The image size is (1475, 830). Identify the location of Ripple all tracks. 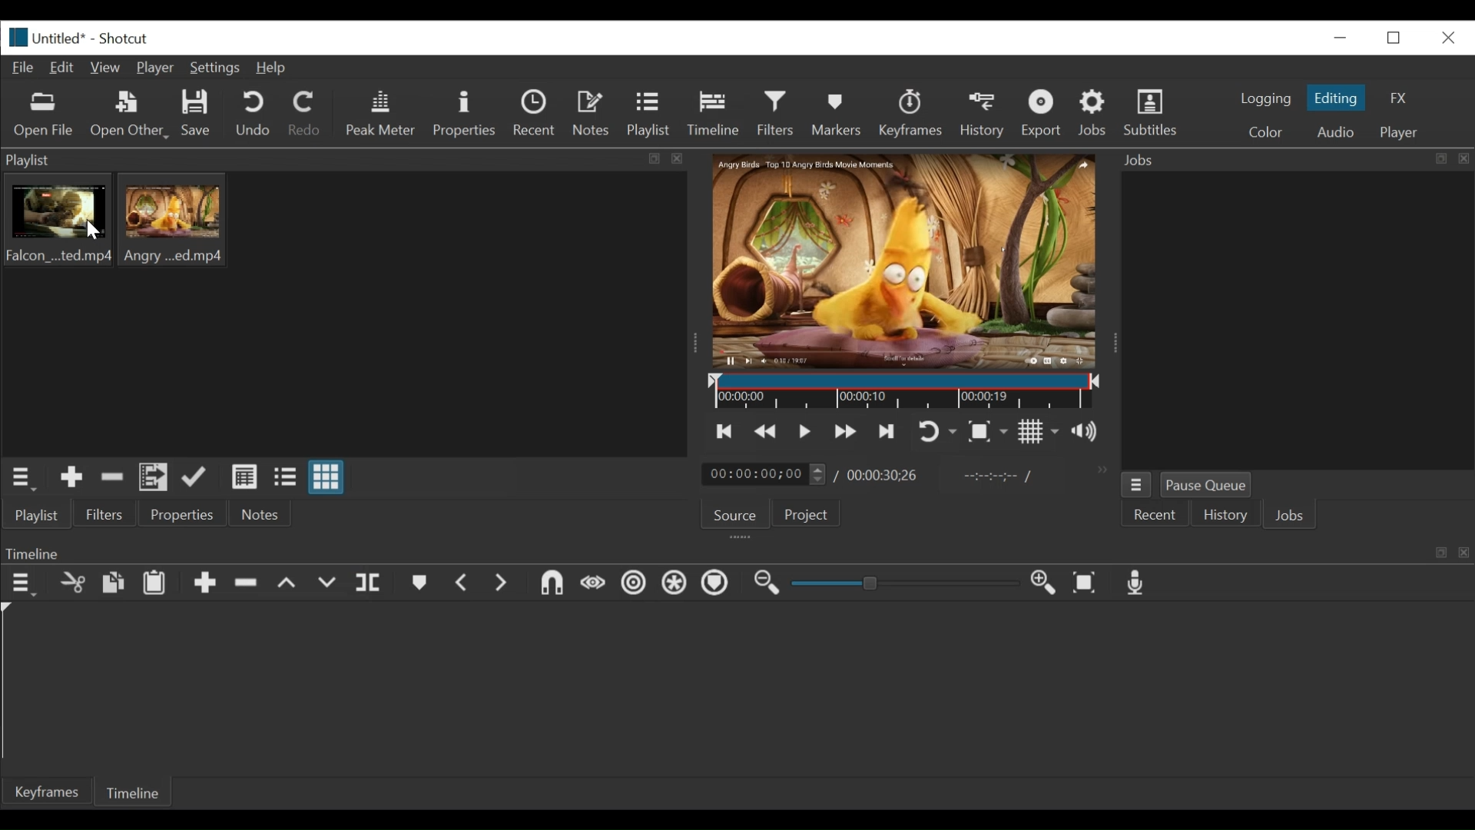
(674, 585).